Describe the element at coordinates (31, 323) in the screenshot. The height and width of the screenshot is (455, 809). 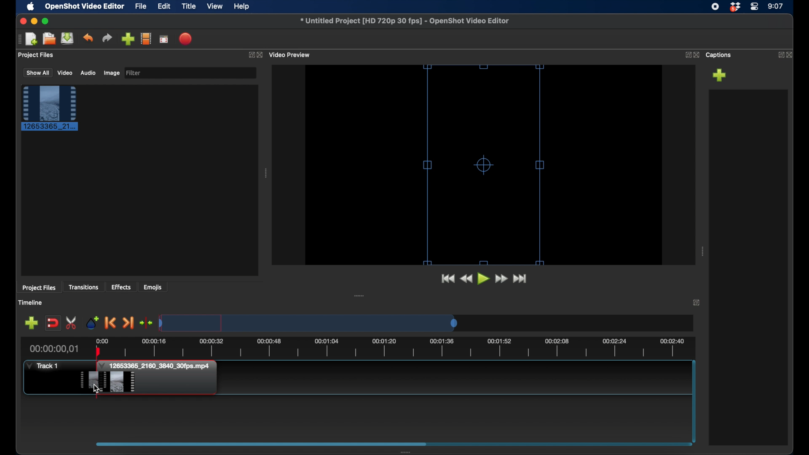
I see `add marker` at that location.